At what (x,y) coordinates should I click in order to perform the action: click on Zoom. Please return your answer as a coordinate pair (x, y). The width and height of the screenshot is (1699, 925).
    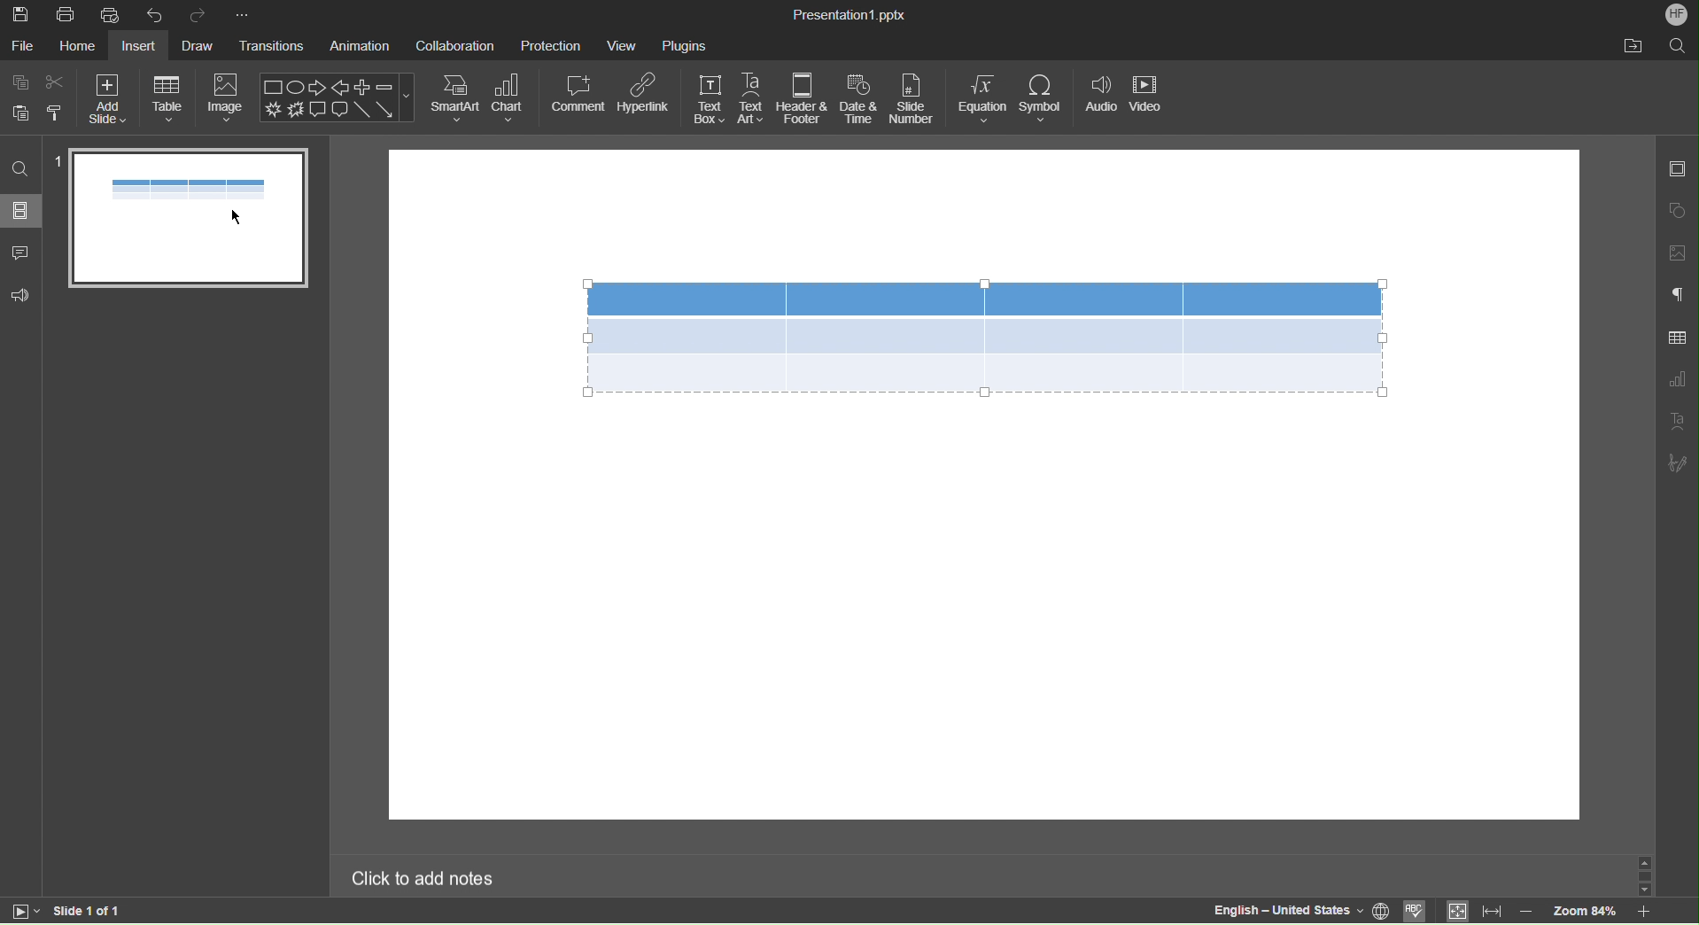
    Looking at the image, I should click on (1582, 913).